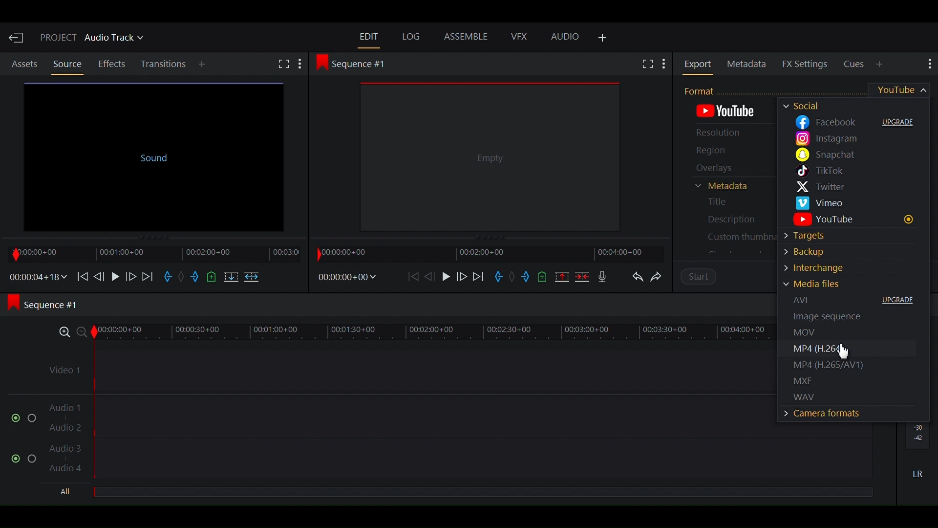 The height and width of the screenshot is (528, 938). What do you see at coordinates (700, 64) in the screenshot?
I see `Export` at bounding box center [700, 64].